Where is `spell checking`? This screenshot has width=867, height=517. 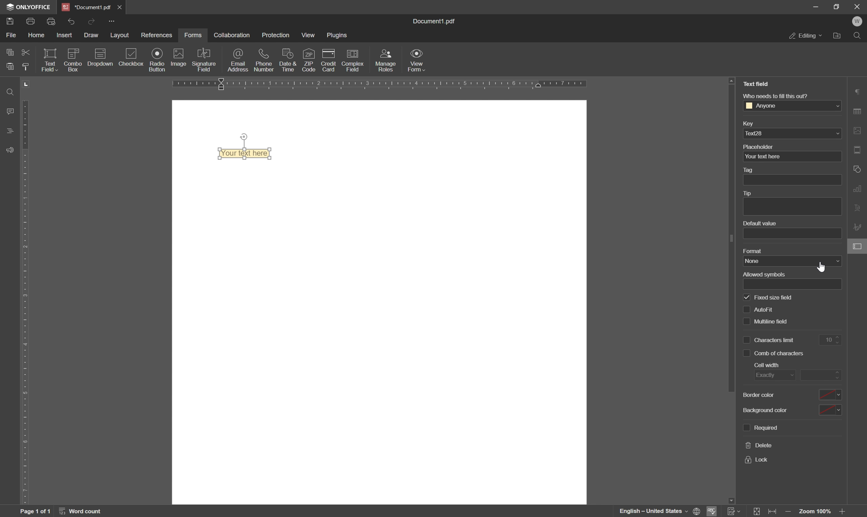
spell checking is located at coordinates (713, 511).